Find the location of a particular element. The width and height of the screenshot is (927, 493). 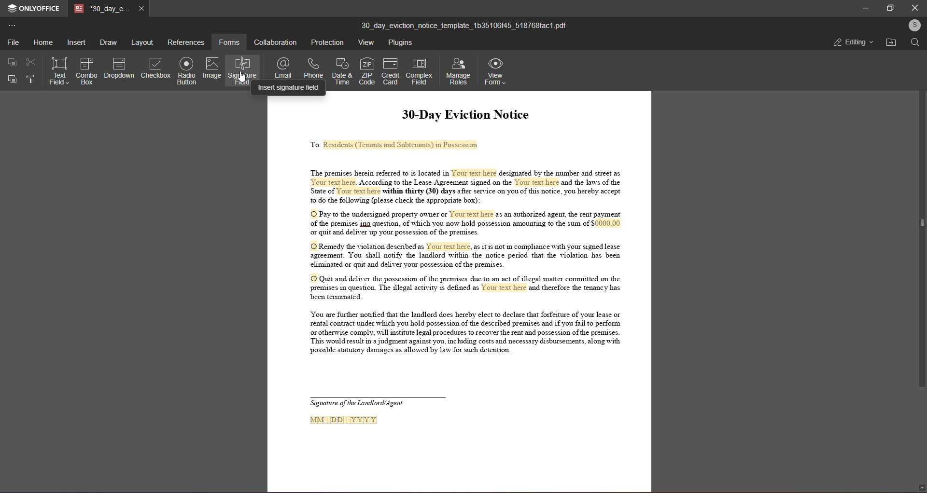

protection is located at coordinates (327, 42).